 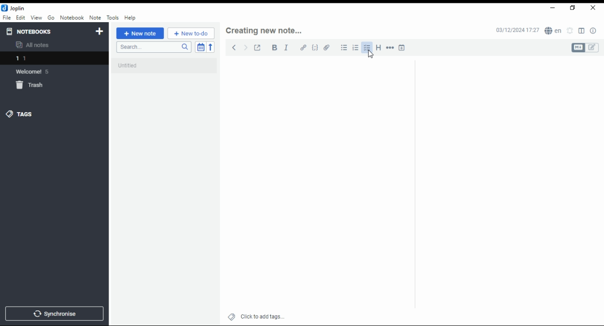 I want to click on hyperlink, so click(x=303, y=48).